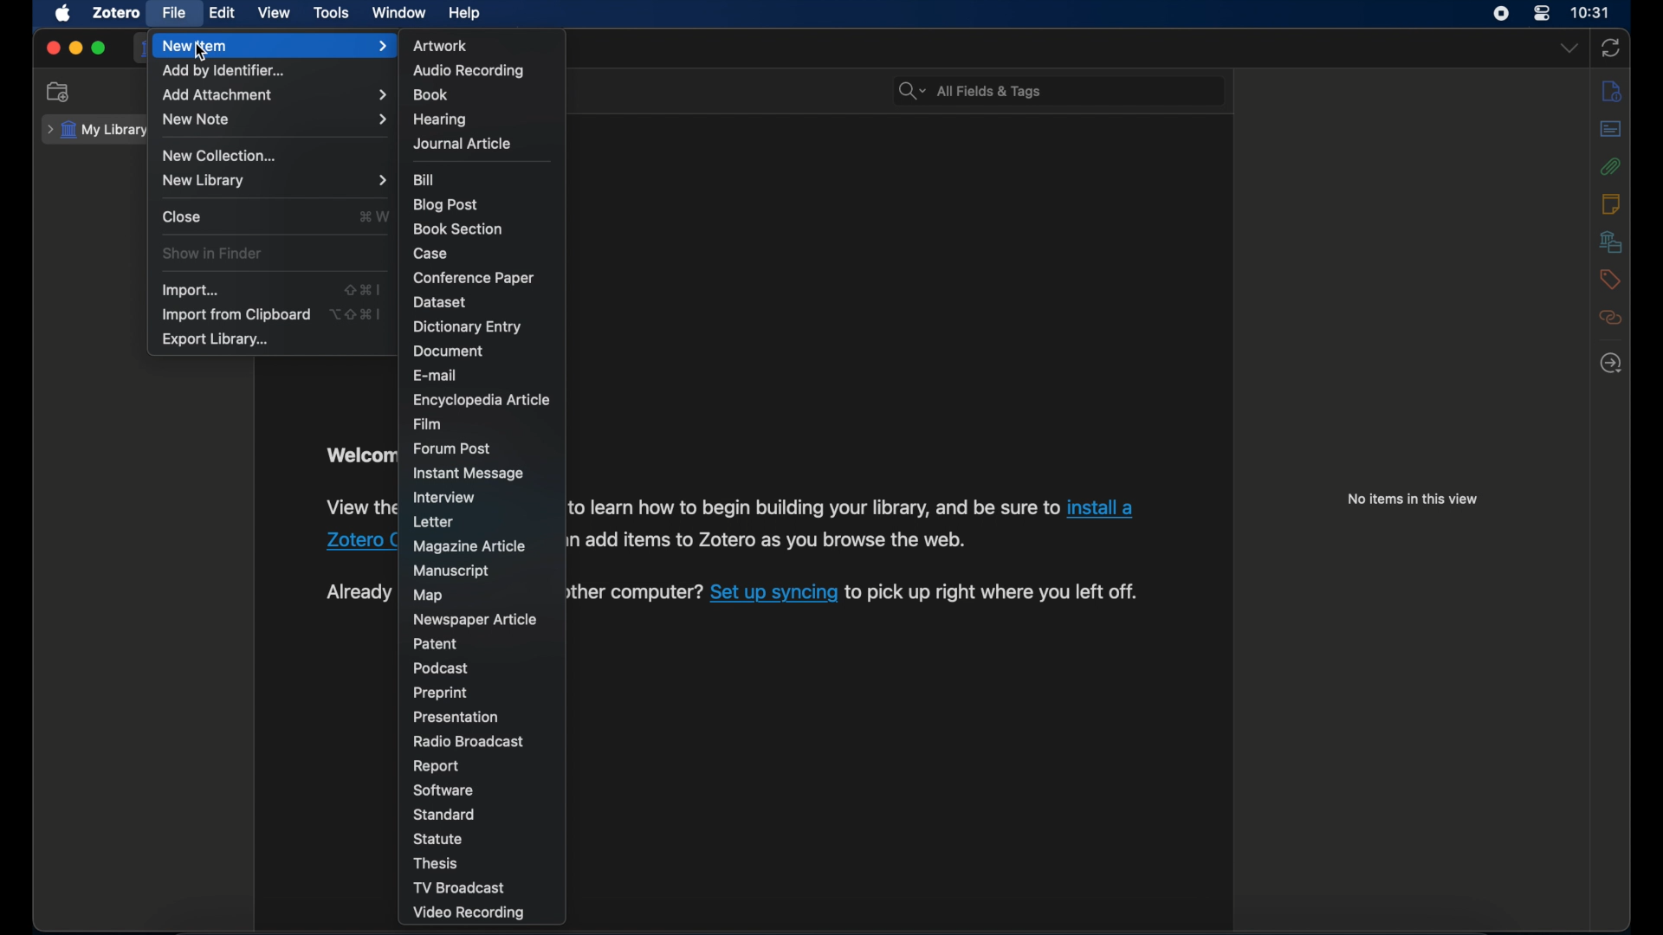  What do you see at coordinates (448, 351) in the screenshot?
I see `document` at bounding box center [448, 351].